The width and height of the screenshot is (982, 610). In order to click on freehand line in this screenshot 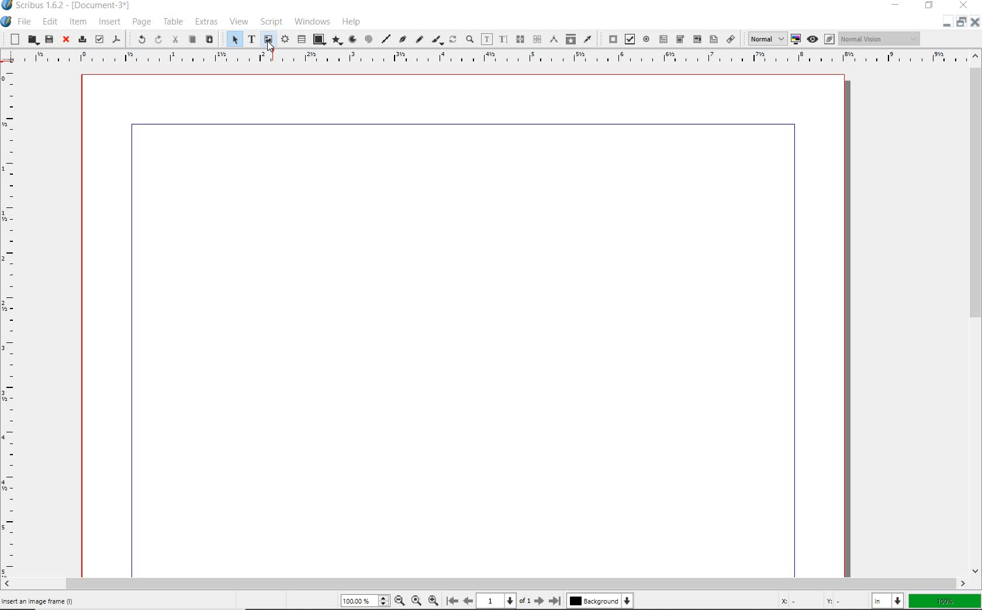, I will do `click(417, 39)`.